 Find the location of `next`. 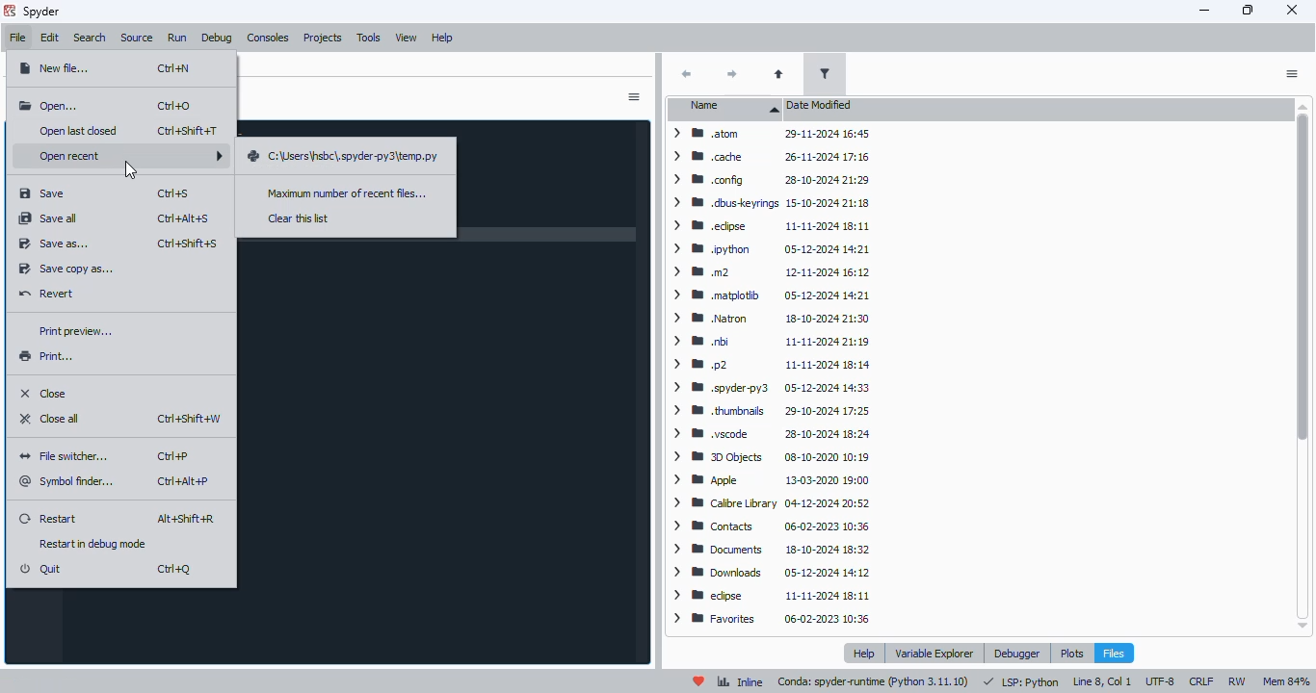

next is located at coordinates (731, 74).